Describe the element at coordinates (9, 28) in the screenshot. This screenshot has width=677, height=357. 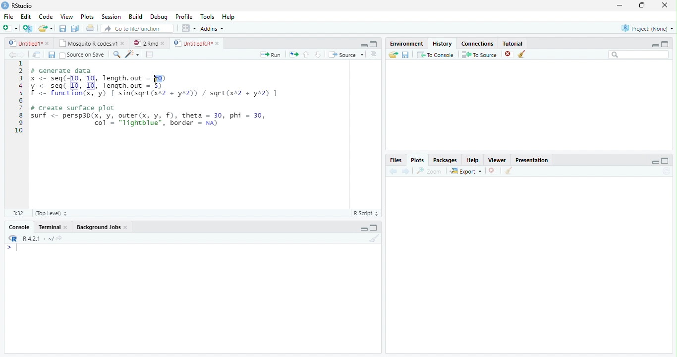
I see `New file` at that location.